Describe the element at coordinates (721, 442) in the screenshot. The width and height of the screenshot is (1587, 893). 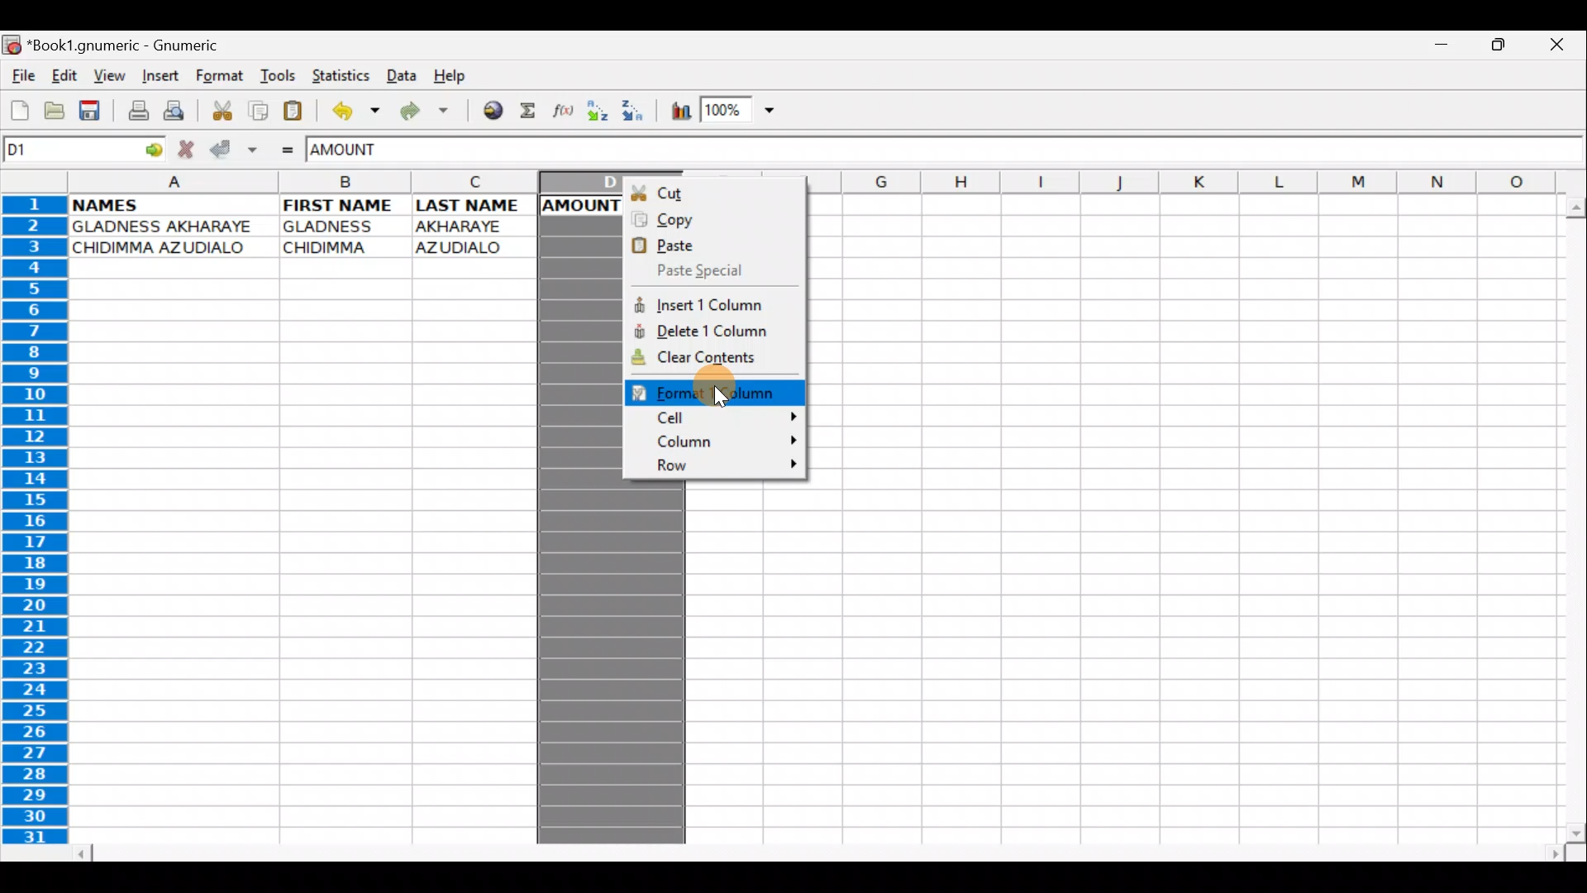
I see `Column` at that location.